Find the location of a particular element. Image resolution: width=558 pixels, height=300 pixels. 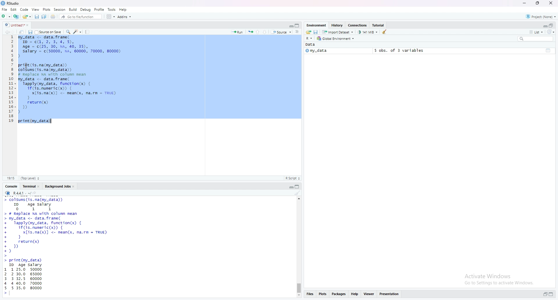

go back is located at coordinates (6, 32).